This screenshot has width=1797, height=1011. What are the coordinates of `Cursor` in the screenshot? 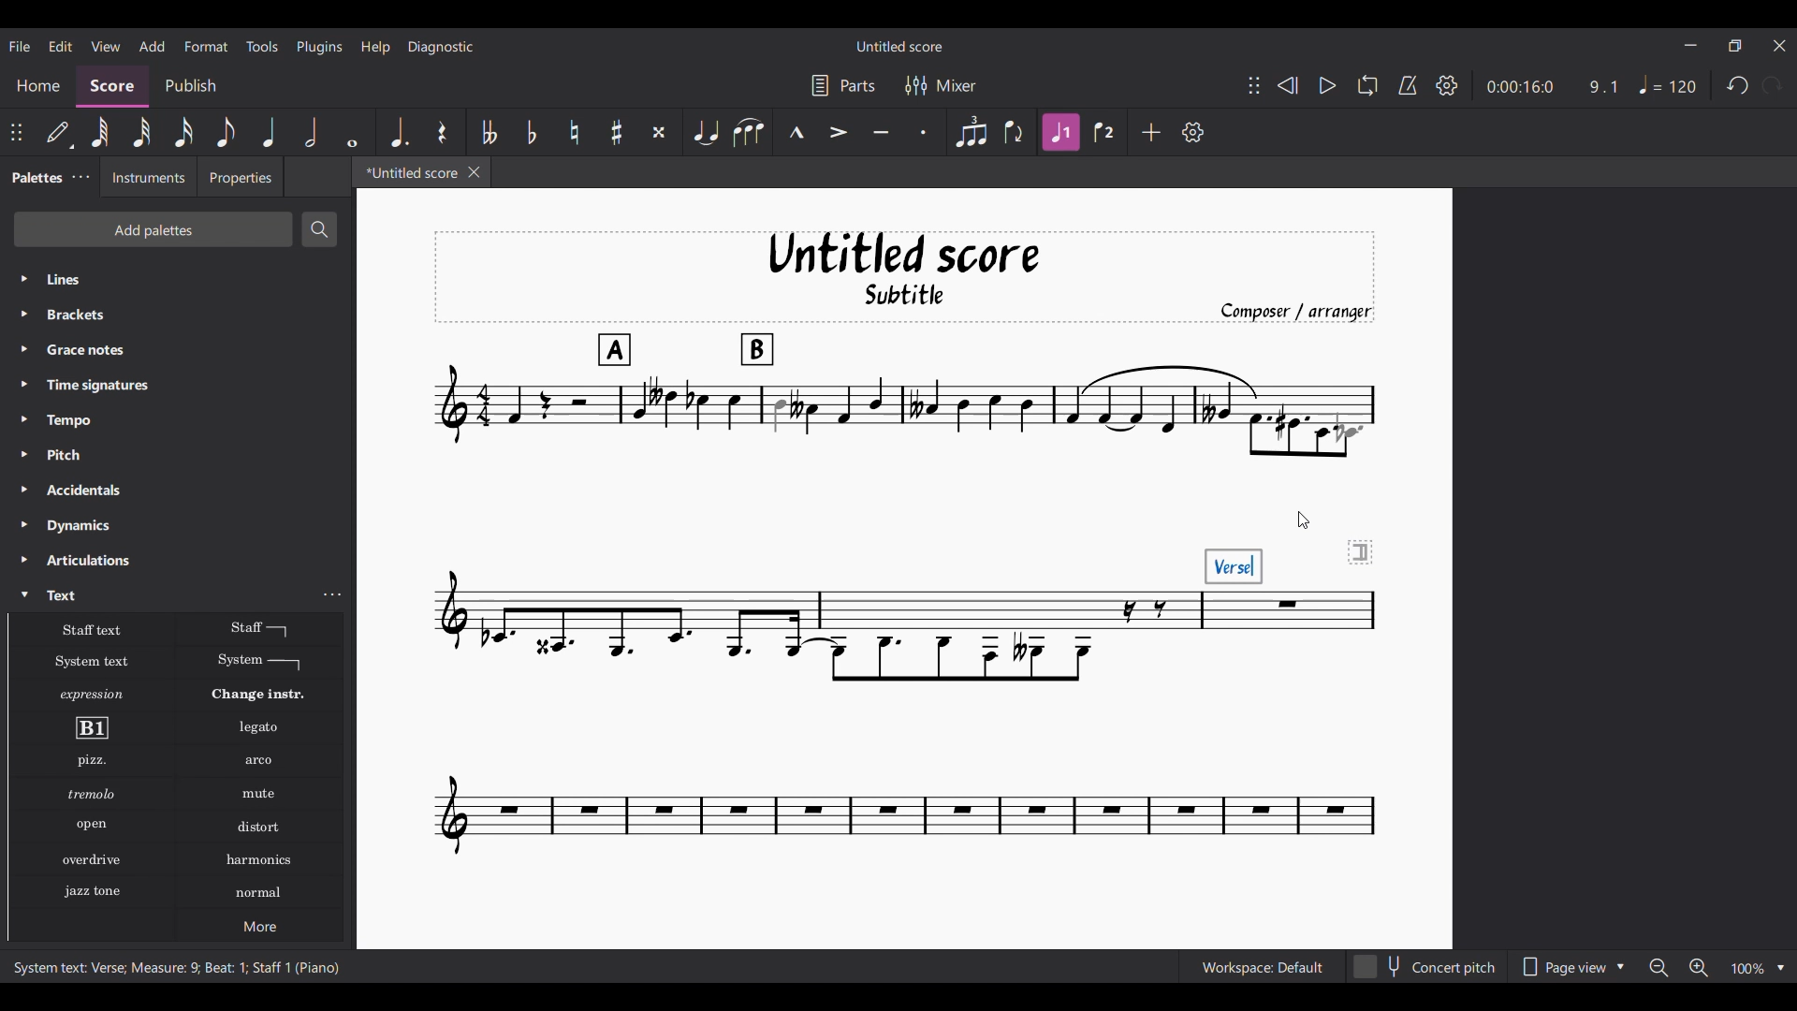 It's located at (1305, 520).